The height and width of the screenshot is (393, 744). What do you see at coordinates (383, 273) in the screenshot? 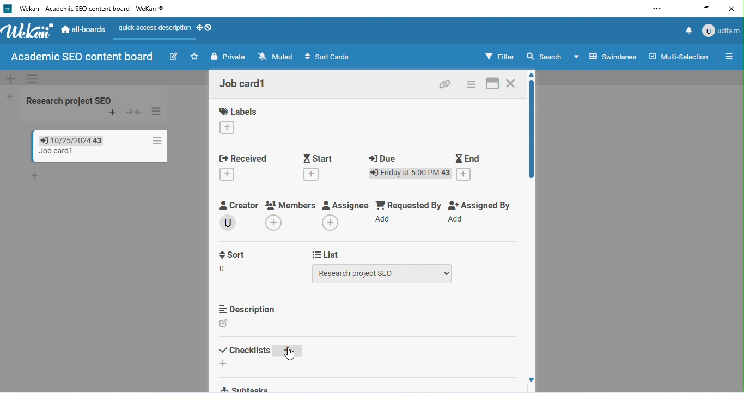
I see `select list` at bounding box center [383, 273].